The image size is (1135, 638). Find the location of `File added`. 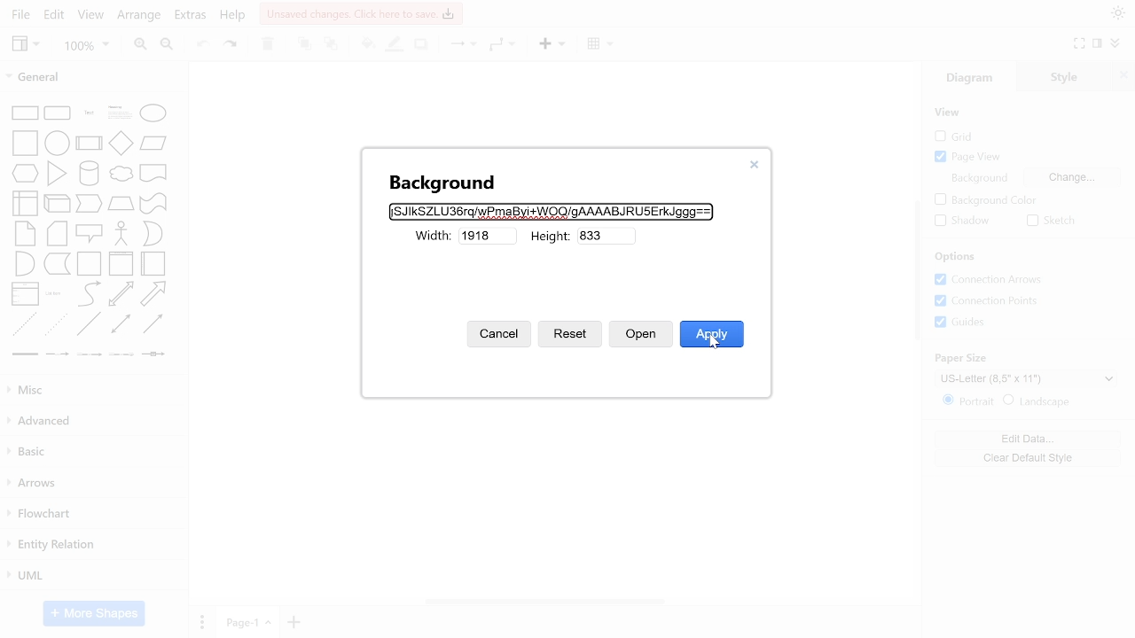

File added is located at coordinates (549, 210).